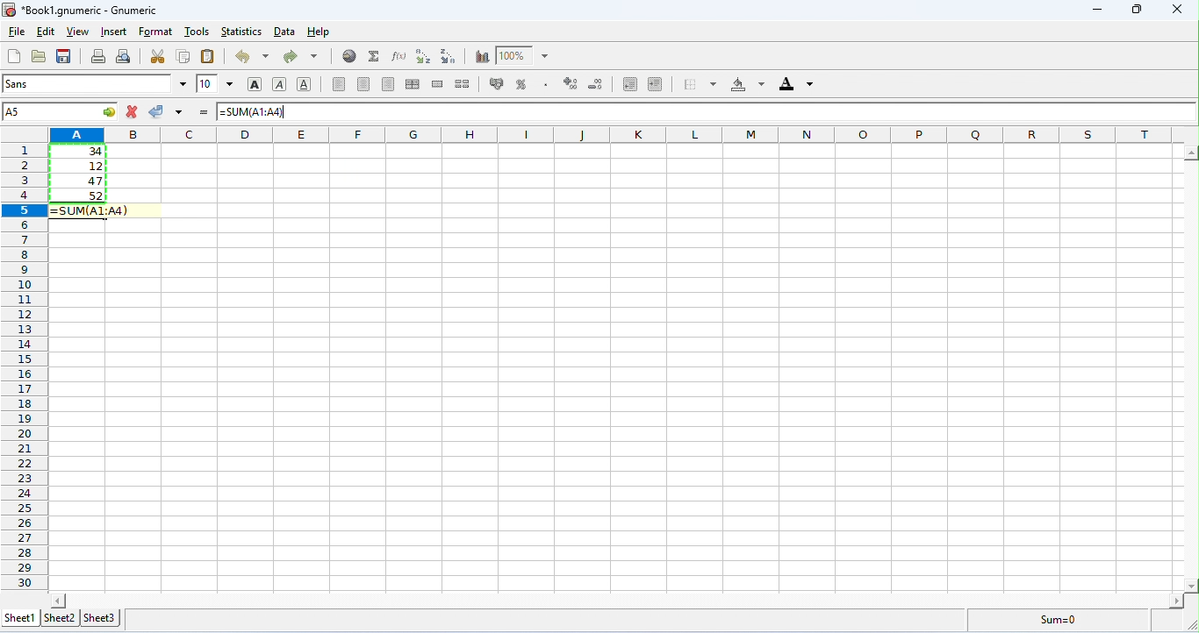 This screenshot has width=1199, height=633. Describe the element at coordinates (241, 32) in the screenshot. I see `statistics` at that location.